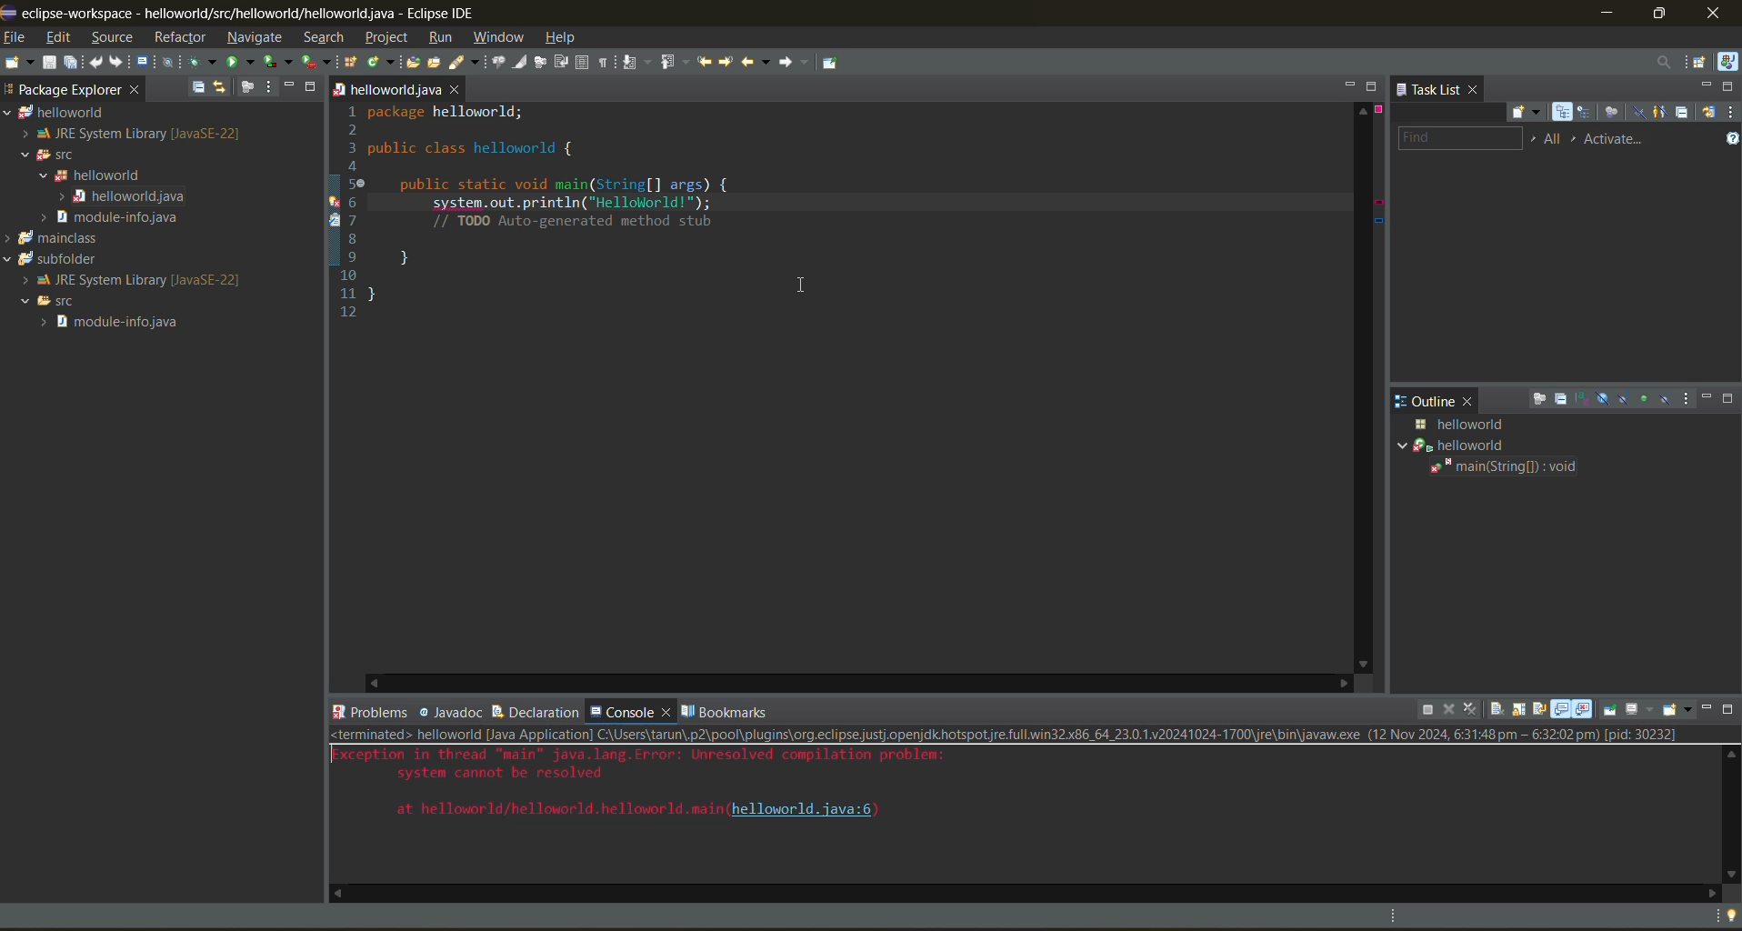 This screenshot has height=931, width=1742. What do you see at coordinates (1585, 708) in the screenshot?
I see `show console error changes` at bounding box center [1585, 708].